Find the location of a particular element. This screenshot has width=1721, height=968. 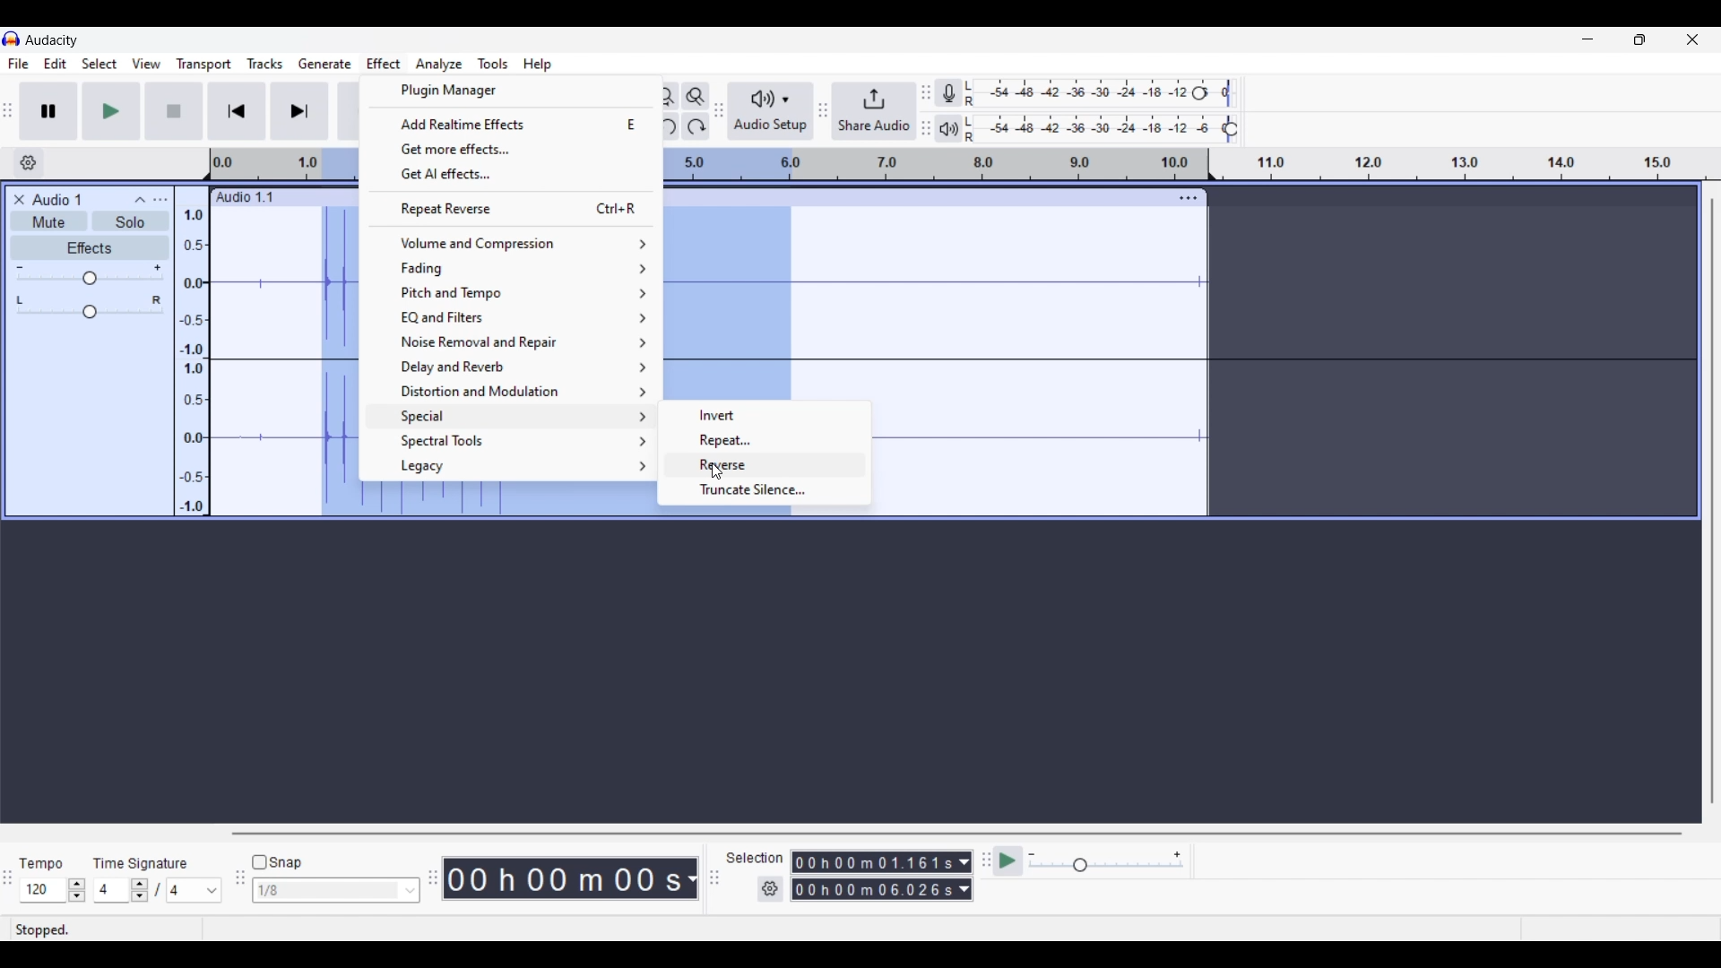

Portion of recorded audio track selected is located at coordinates (726, 306).